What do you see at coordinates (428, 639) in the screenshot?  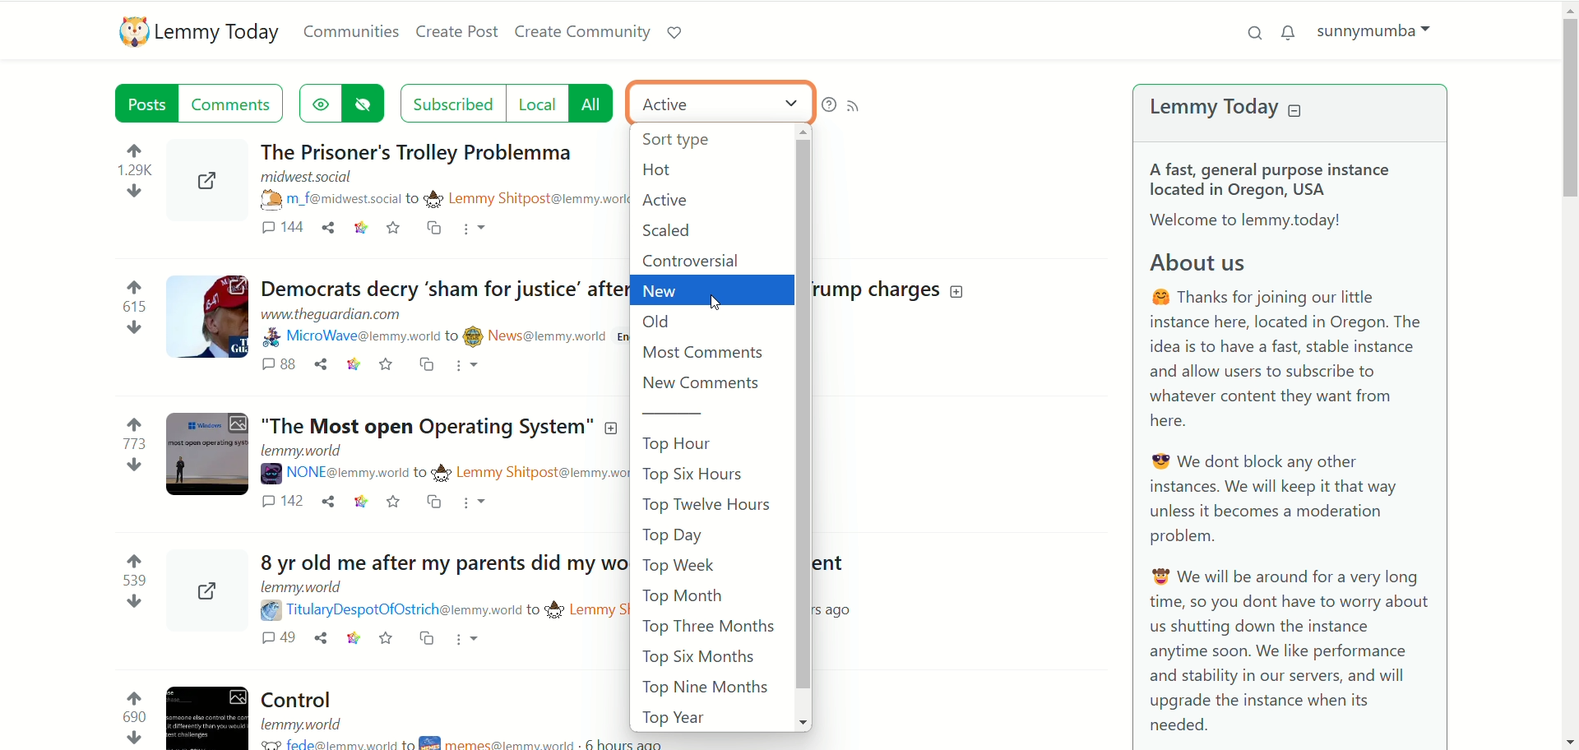 I see `cross post` at bounding box center [428, 639].